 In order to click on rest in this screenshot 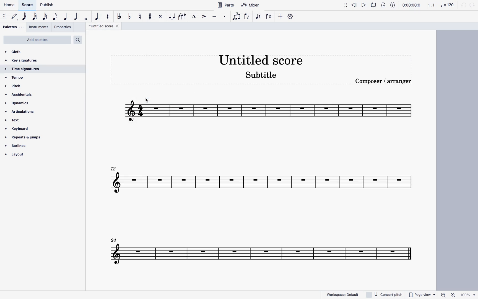, I will do `click(107, 17)`.